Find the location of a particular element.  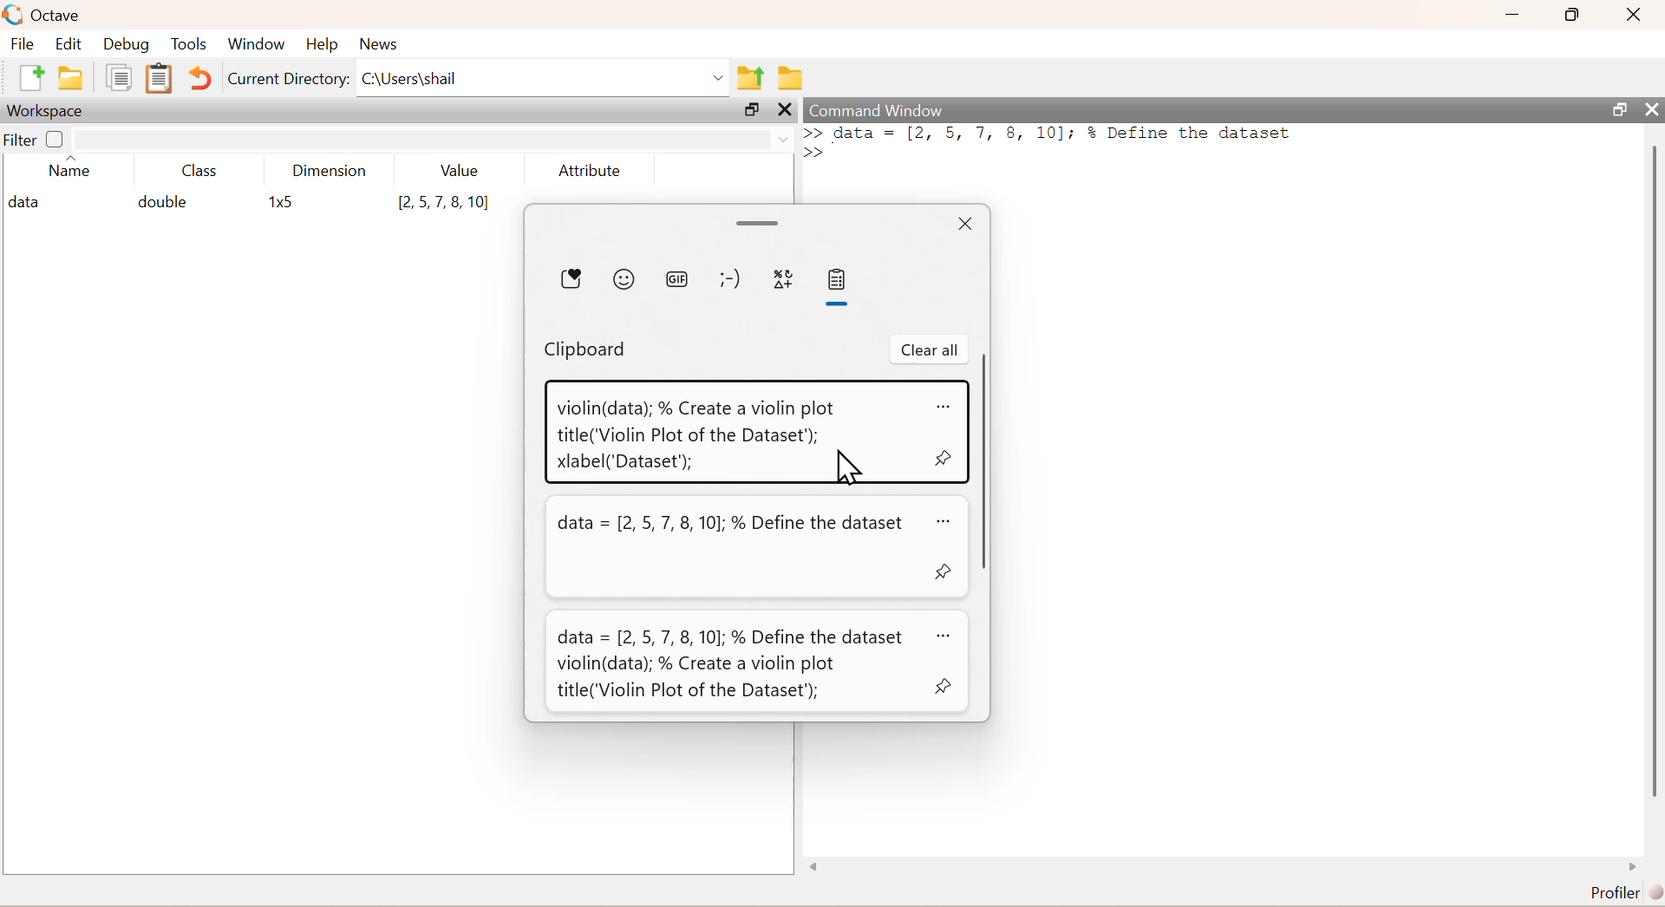

octave is located at coordinates (59, 16).